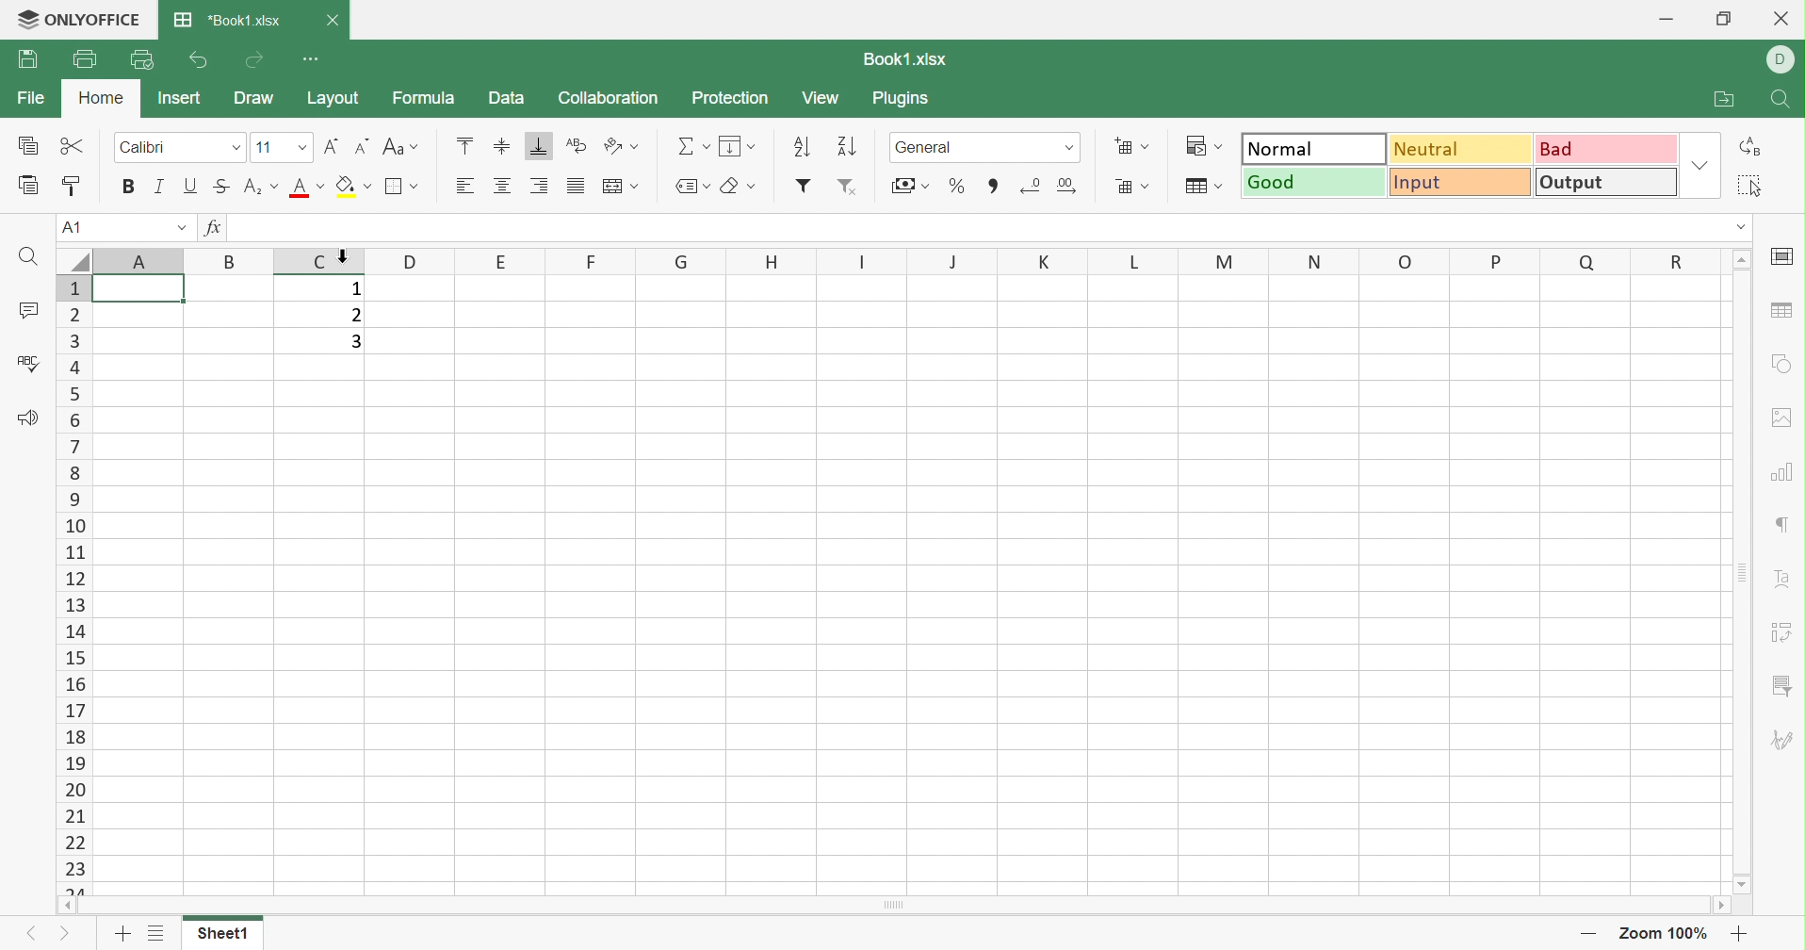 This screenshot has height=950, width=1805. What do you see at coordinates (706, 147) in the screenshot?
I see `Drop Down` at bounding box center [706, 147].